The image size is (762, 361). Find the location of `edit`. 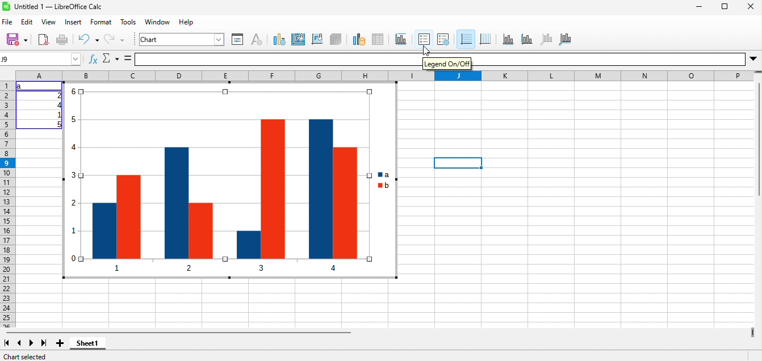

edit is located at coordinates (27, 23).